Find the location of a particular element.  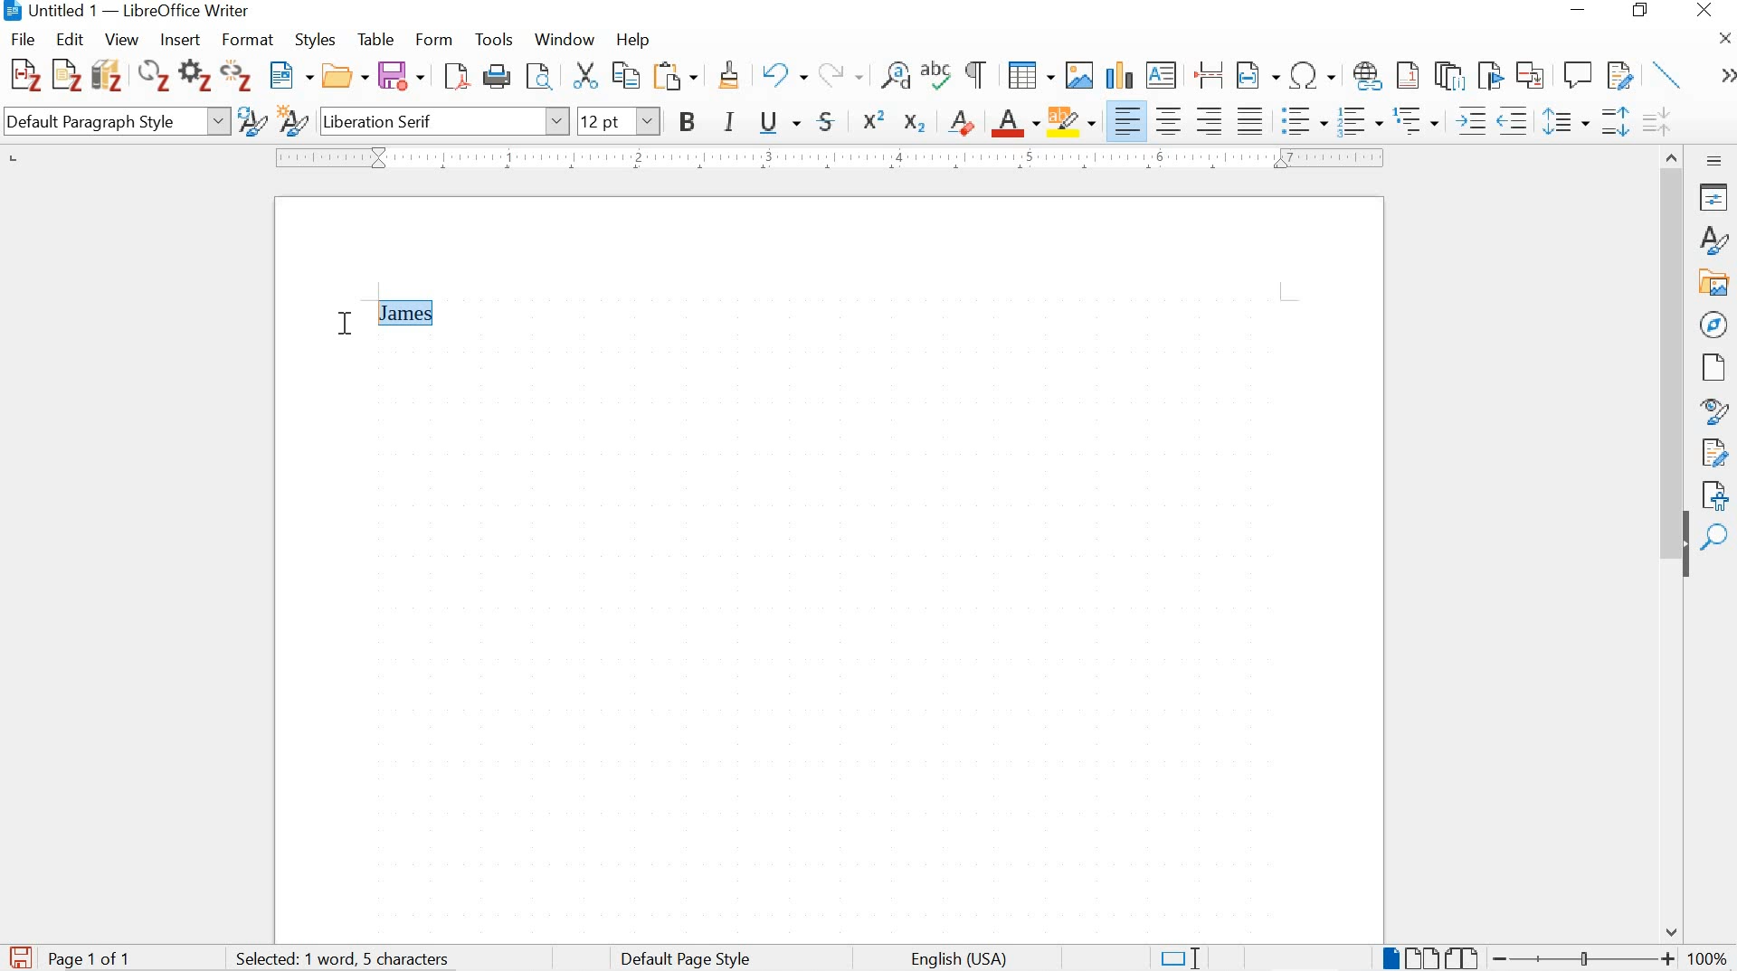

accessibility check is located at coordinates (1714, 495).